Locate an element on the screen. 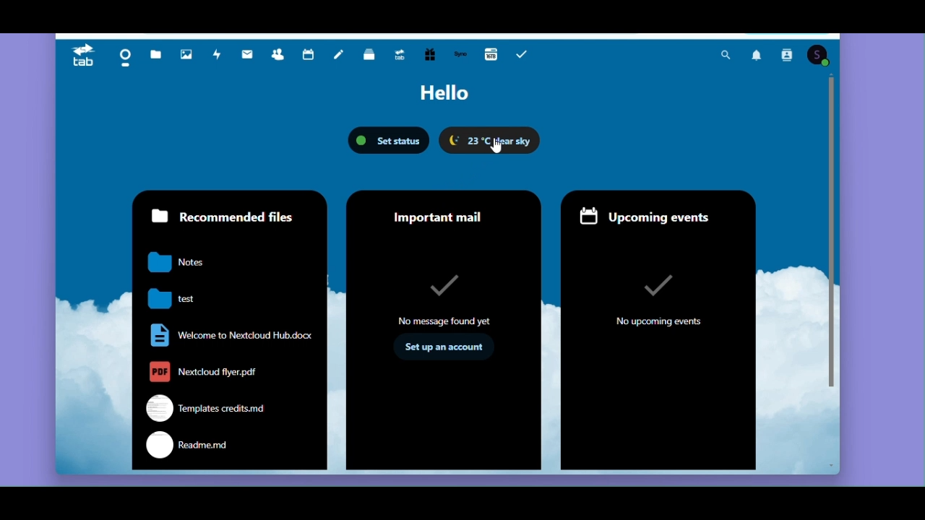  Account icon is located at coordinates (819, 56).